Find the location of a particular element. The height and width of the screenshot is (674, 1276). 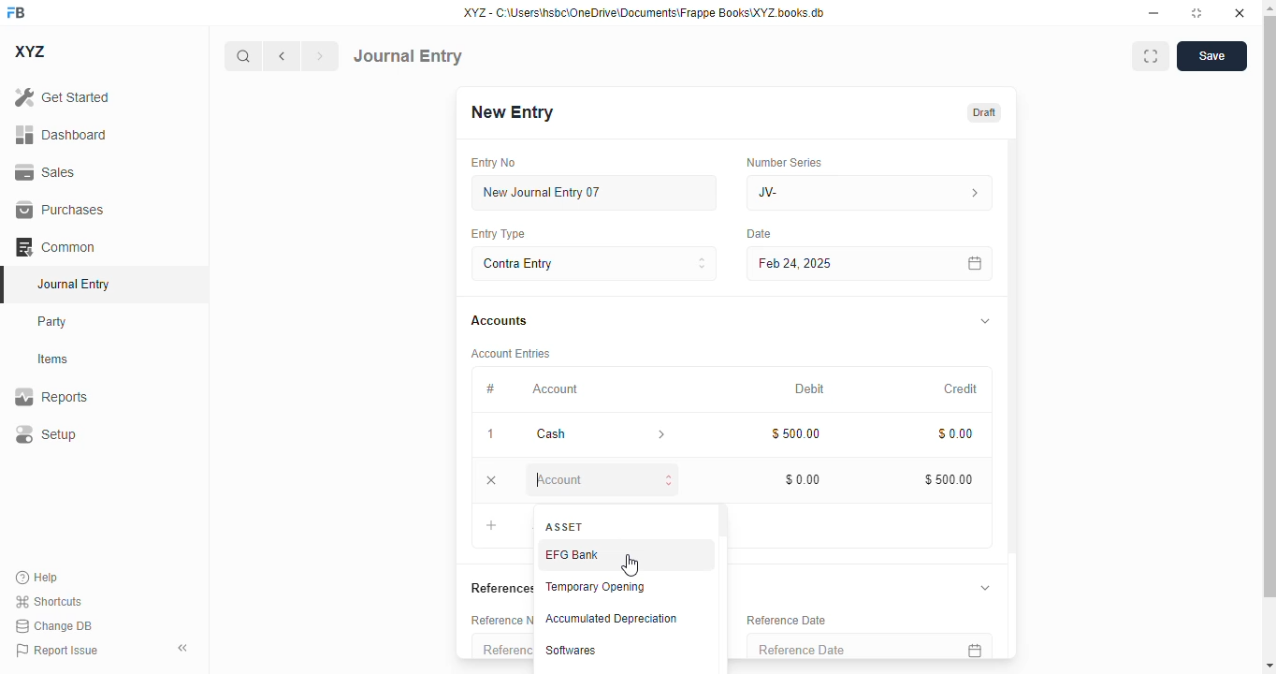

new entry is located at coordinates (512, 111).